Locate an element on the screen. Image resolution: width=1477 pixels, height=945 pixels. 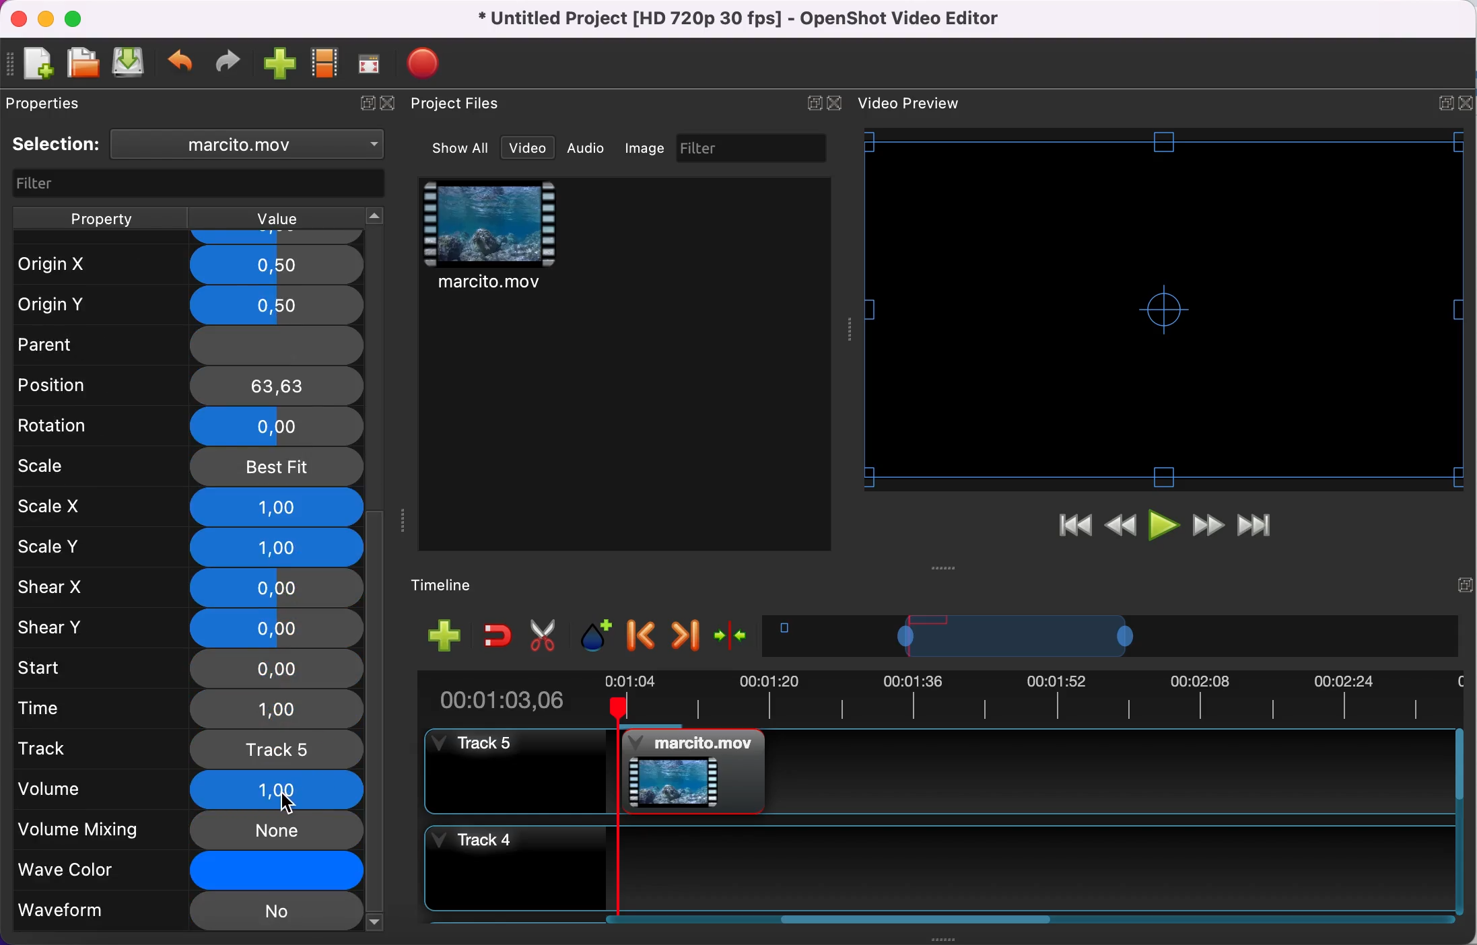
filter is located at coordinates (753, 147).